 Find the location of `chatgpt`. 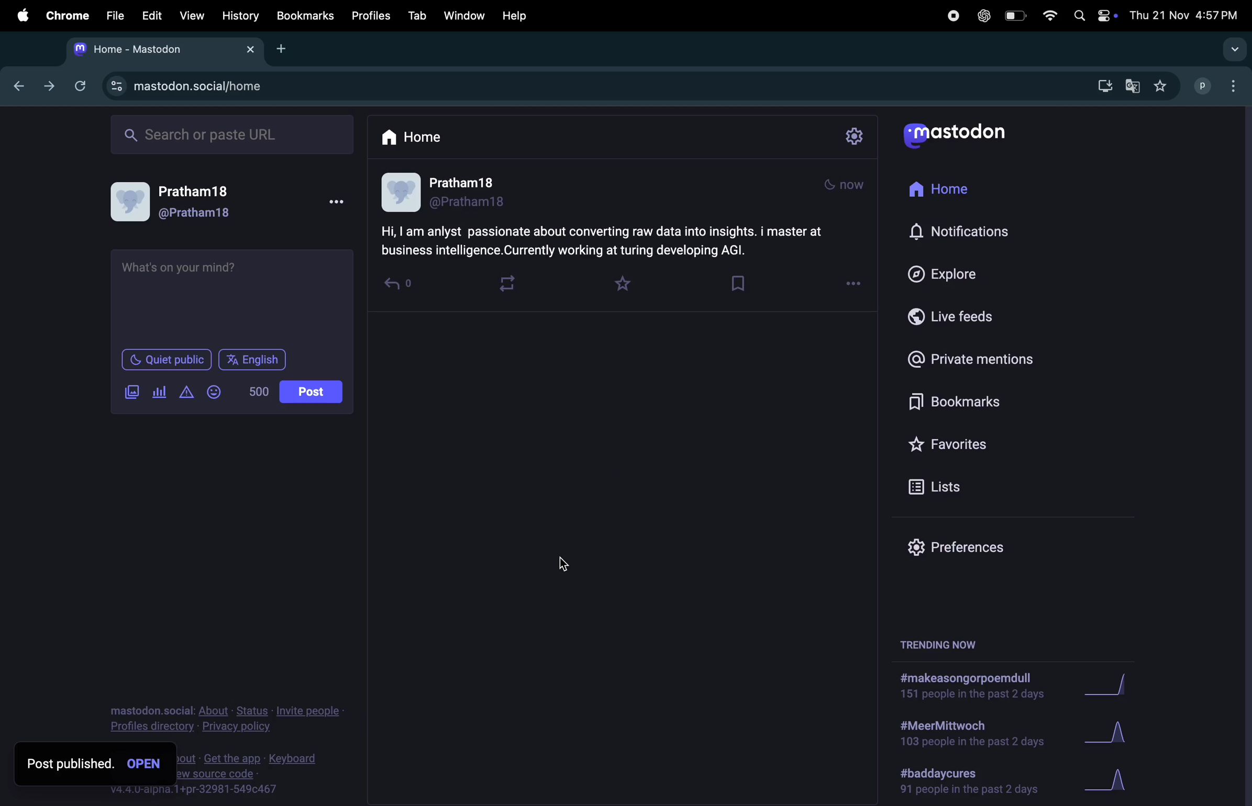

chatgpt is located at coordinates (981, 15).